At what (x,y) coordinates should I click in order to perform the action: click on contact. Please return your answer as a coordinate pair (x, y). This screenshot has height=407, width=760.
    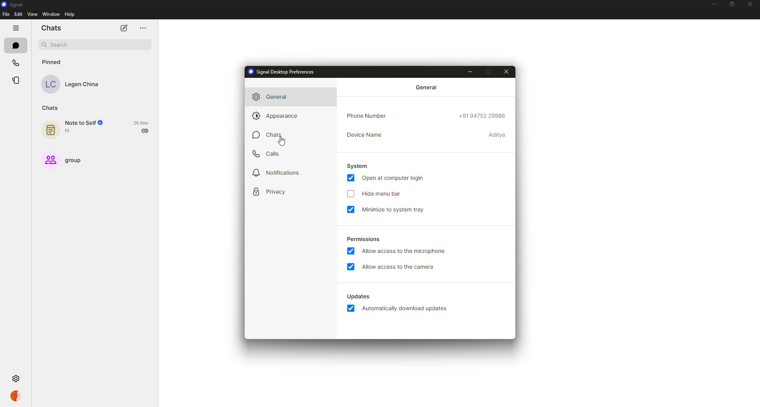
    Looking at the image, I should click on (72, 84).